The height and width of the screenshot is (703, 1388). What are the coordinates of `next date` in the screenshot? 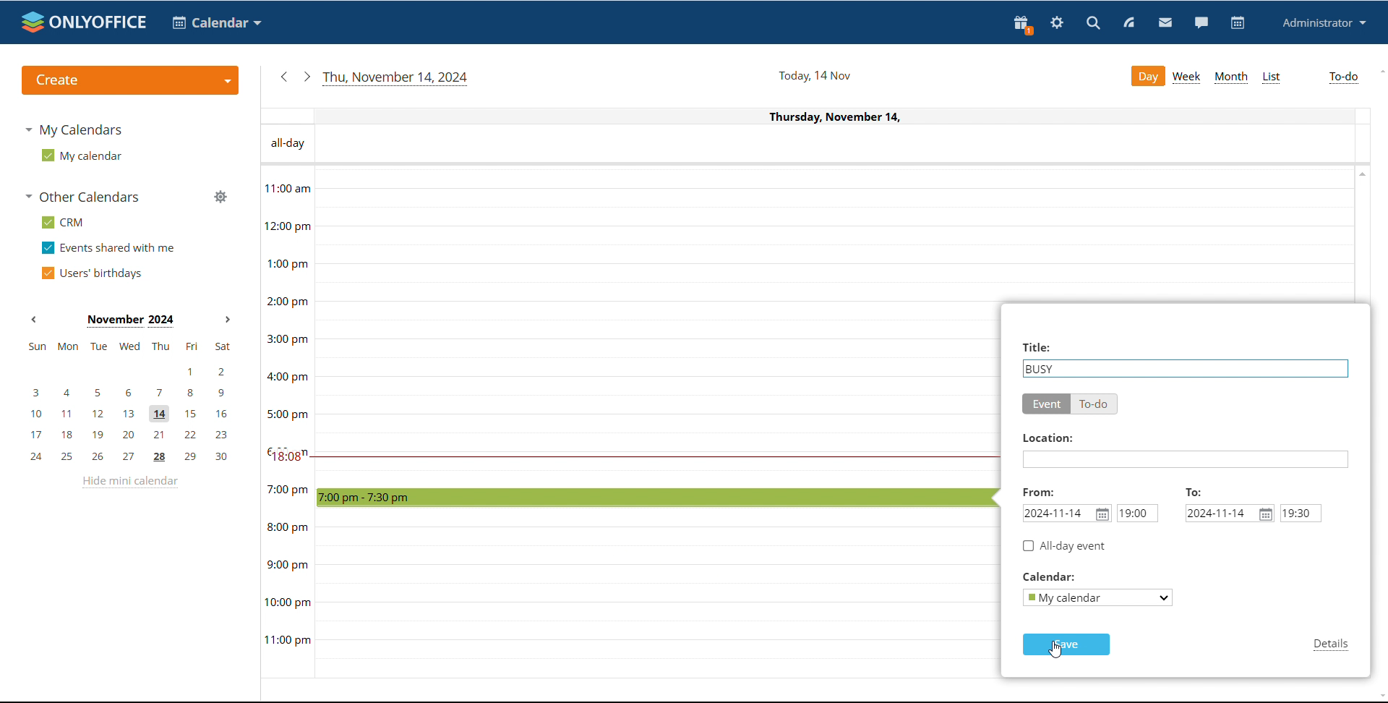 It's located at (306, 77).